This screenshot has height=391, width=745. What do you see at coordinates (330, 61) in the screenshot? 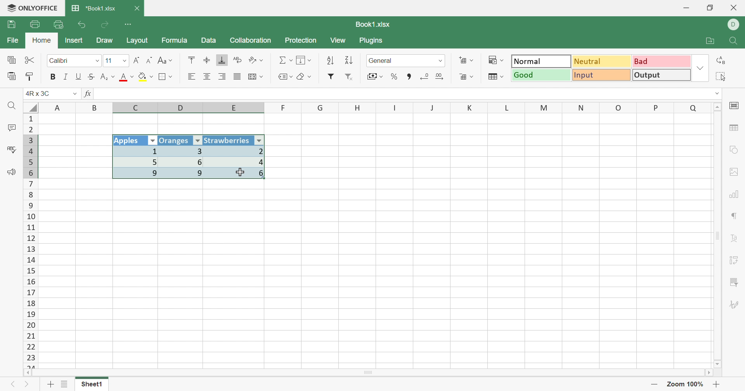
I see `Ascending order` at bounding box center [330, 61].